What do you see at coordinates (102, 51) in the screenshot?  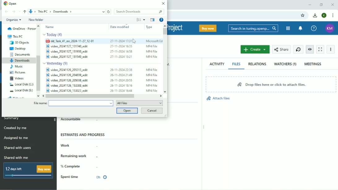 I see `video file` at bounding box center [102, 51].